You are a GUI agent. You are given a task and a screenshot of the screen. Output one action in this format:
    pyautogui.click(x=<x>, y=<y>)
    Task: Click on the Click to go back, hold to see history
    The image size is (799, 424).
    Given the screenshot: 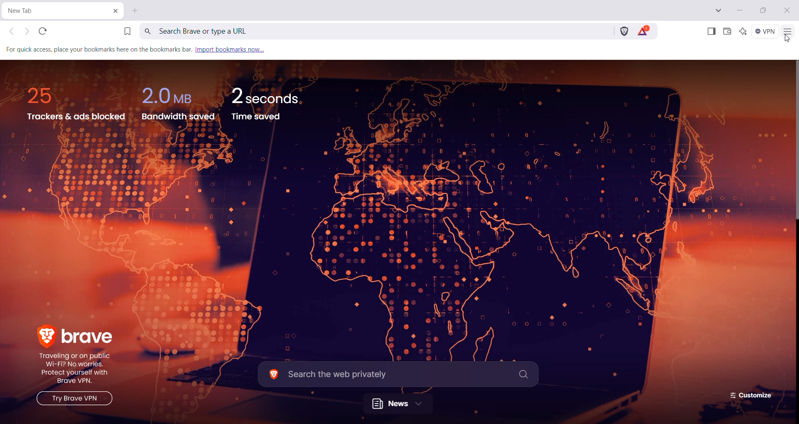 What is the action you would take?
    pyautogui.click(x=10, y=31)
    